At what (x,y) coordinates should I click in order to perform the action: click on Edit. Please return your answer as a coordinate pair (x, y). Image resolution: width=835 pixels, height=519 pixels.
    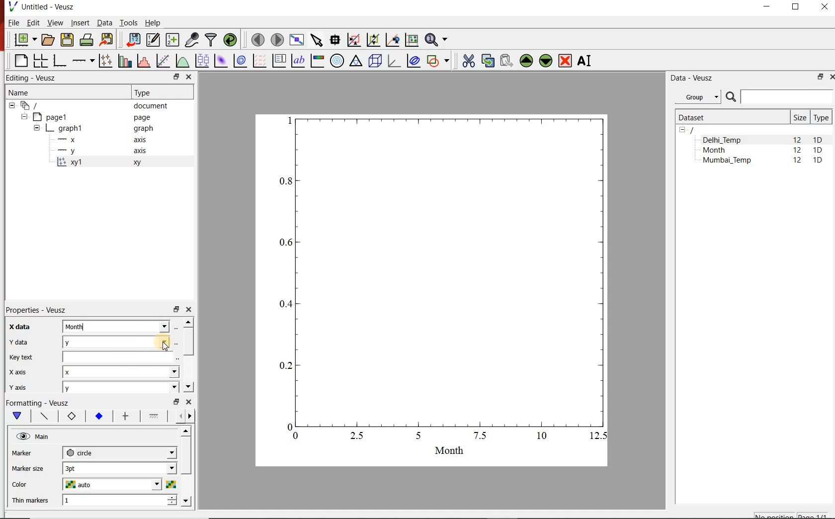
    Looking at the image, I should click on (32, 22).